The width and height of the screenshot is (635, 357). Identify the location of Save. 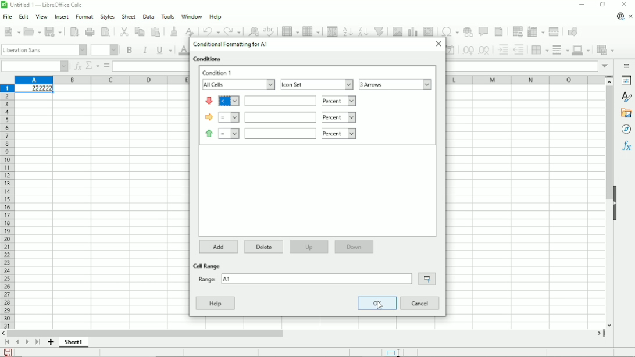
(55, 31).